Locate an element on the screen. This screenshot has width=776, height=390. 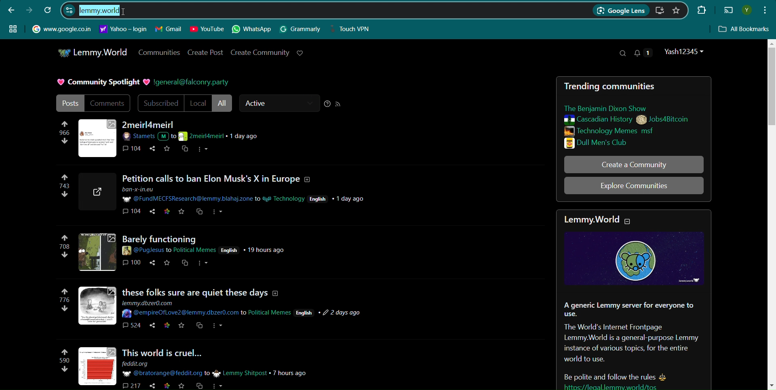
view site information is located at coordinates (69, 10).